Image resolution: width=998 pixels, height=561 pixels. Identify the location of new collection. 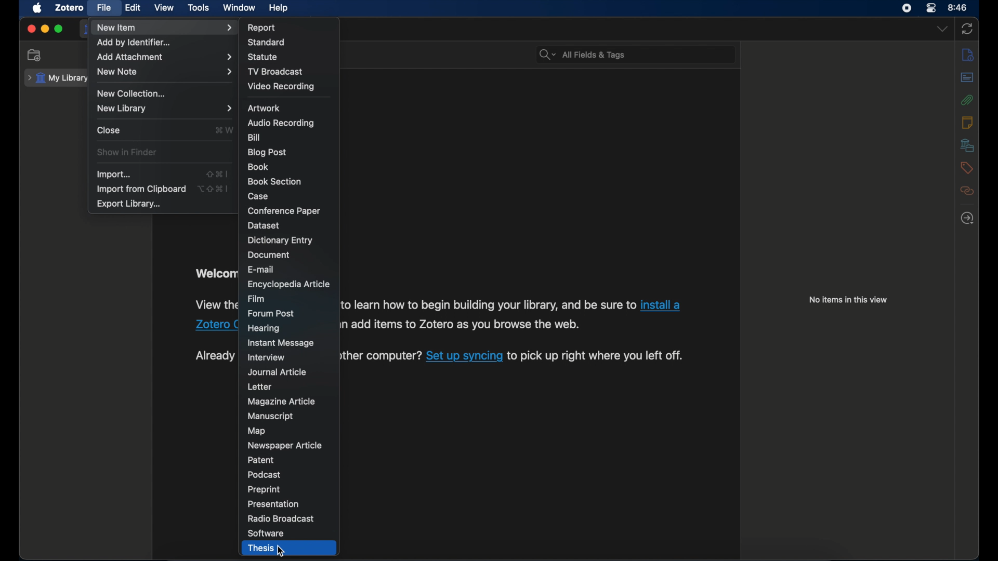
(134, 92).